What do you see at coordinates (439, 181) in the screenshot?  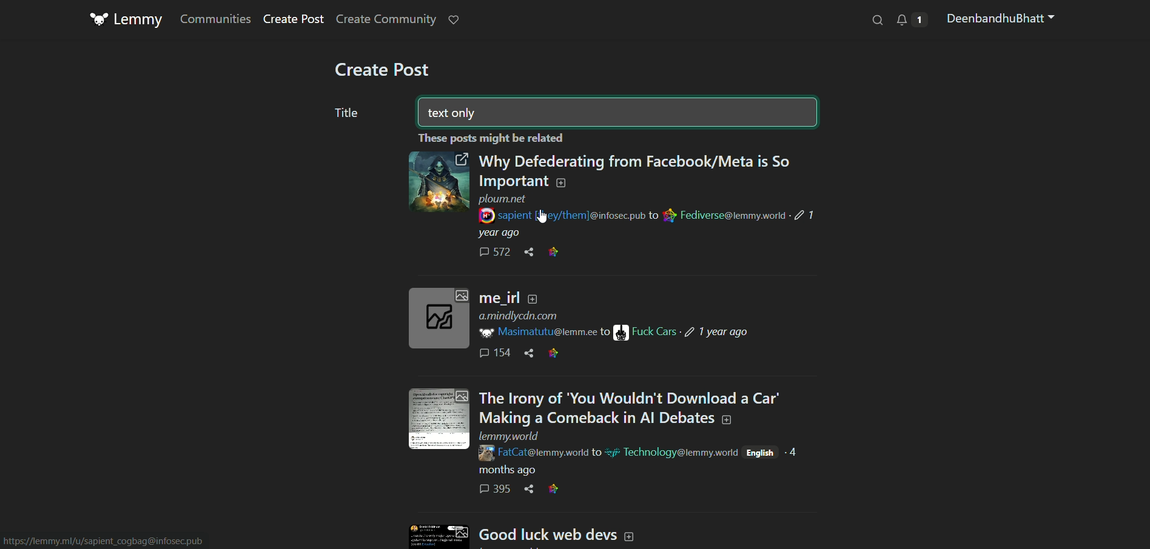 I see `Click to open link` at bounding box center [439, 181].